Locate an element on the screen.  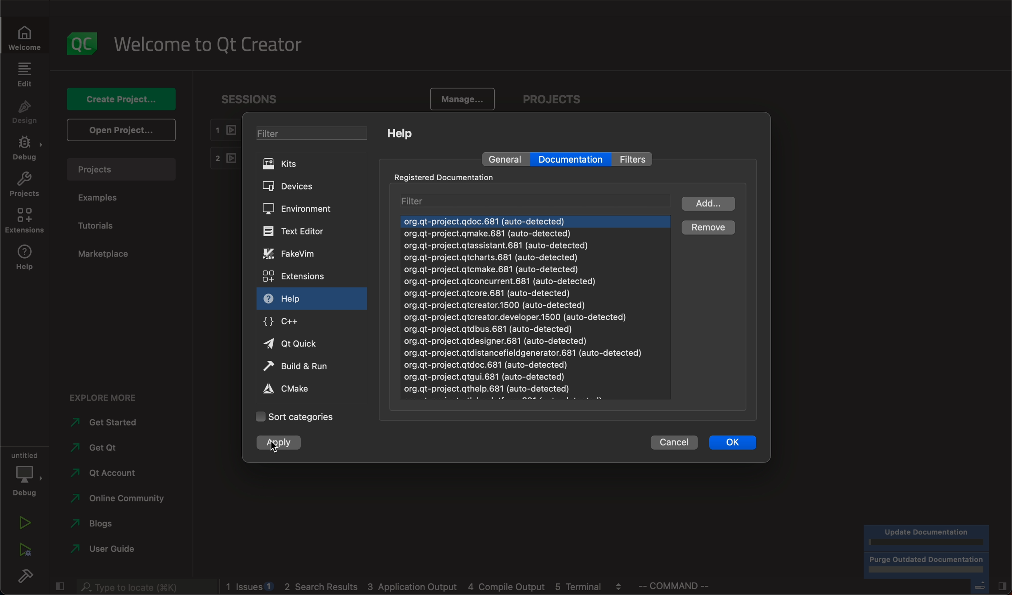
cancel is located at coordinates (664, 442).